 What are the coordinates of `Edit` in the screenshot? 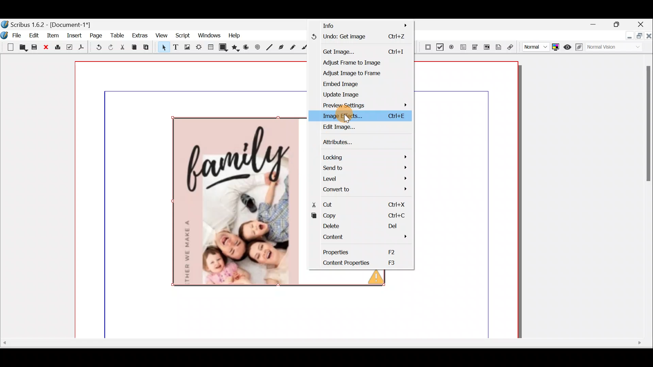 It's located at (35, 35).